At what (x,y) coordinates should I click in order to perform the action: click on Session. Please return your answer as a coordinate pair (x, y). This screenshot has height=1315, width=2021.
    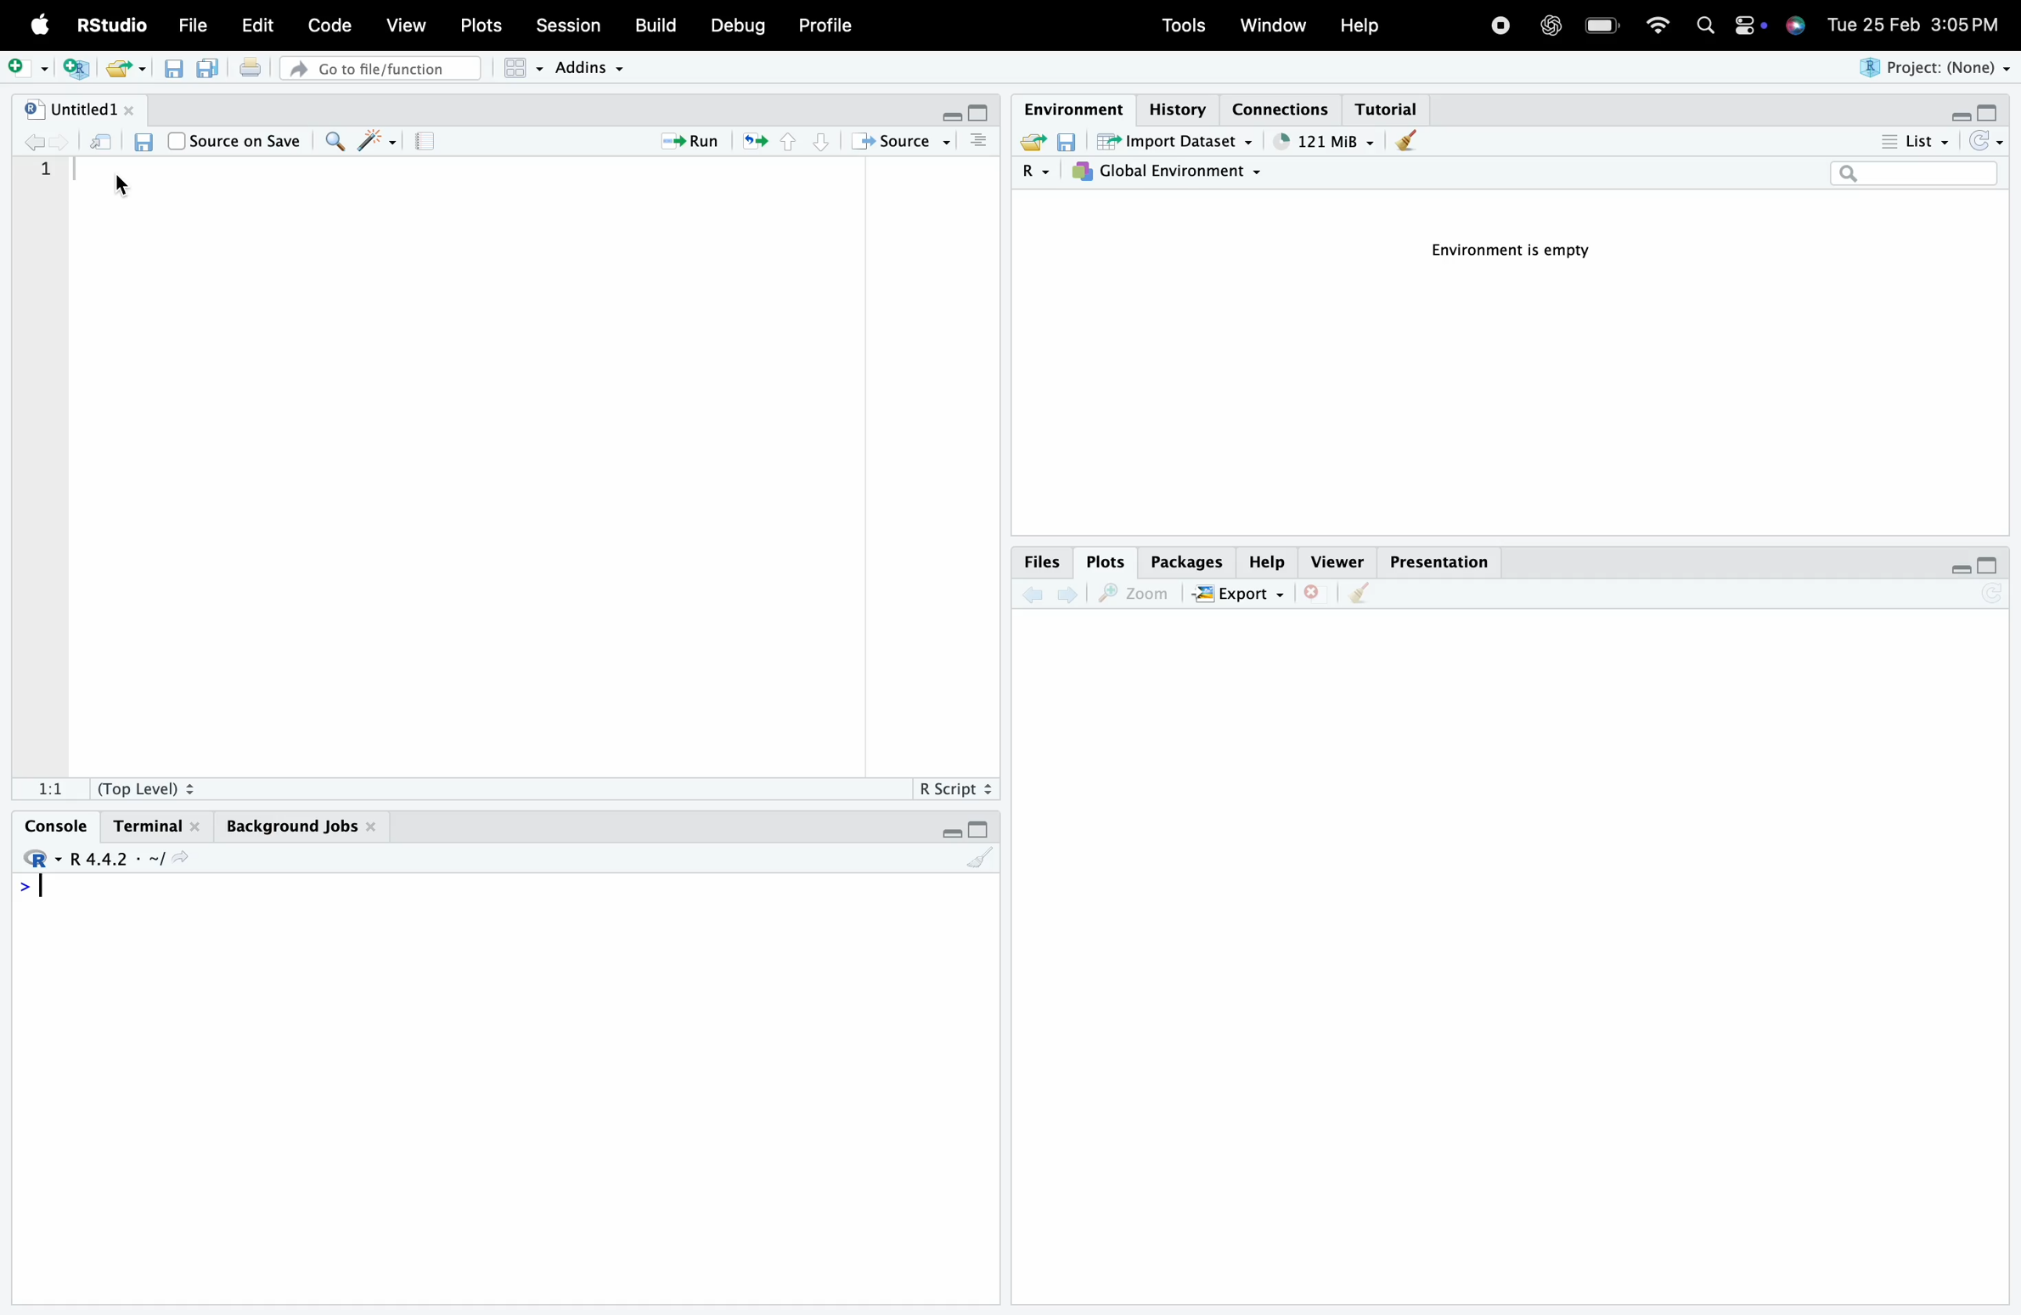
    Looking at the image, I should click on (566, 28).